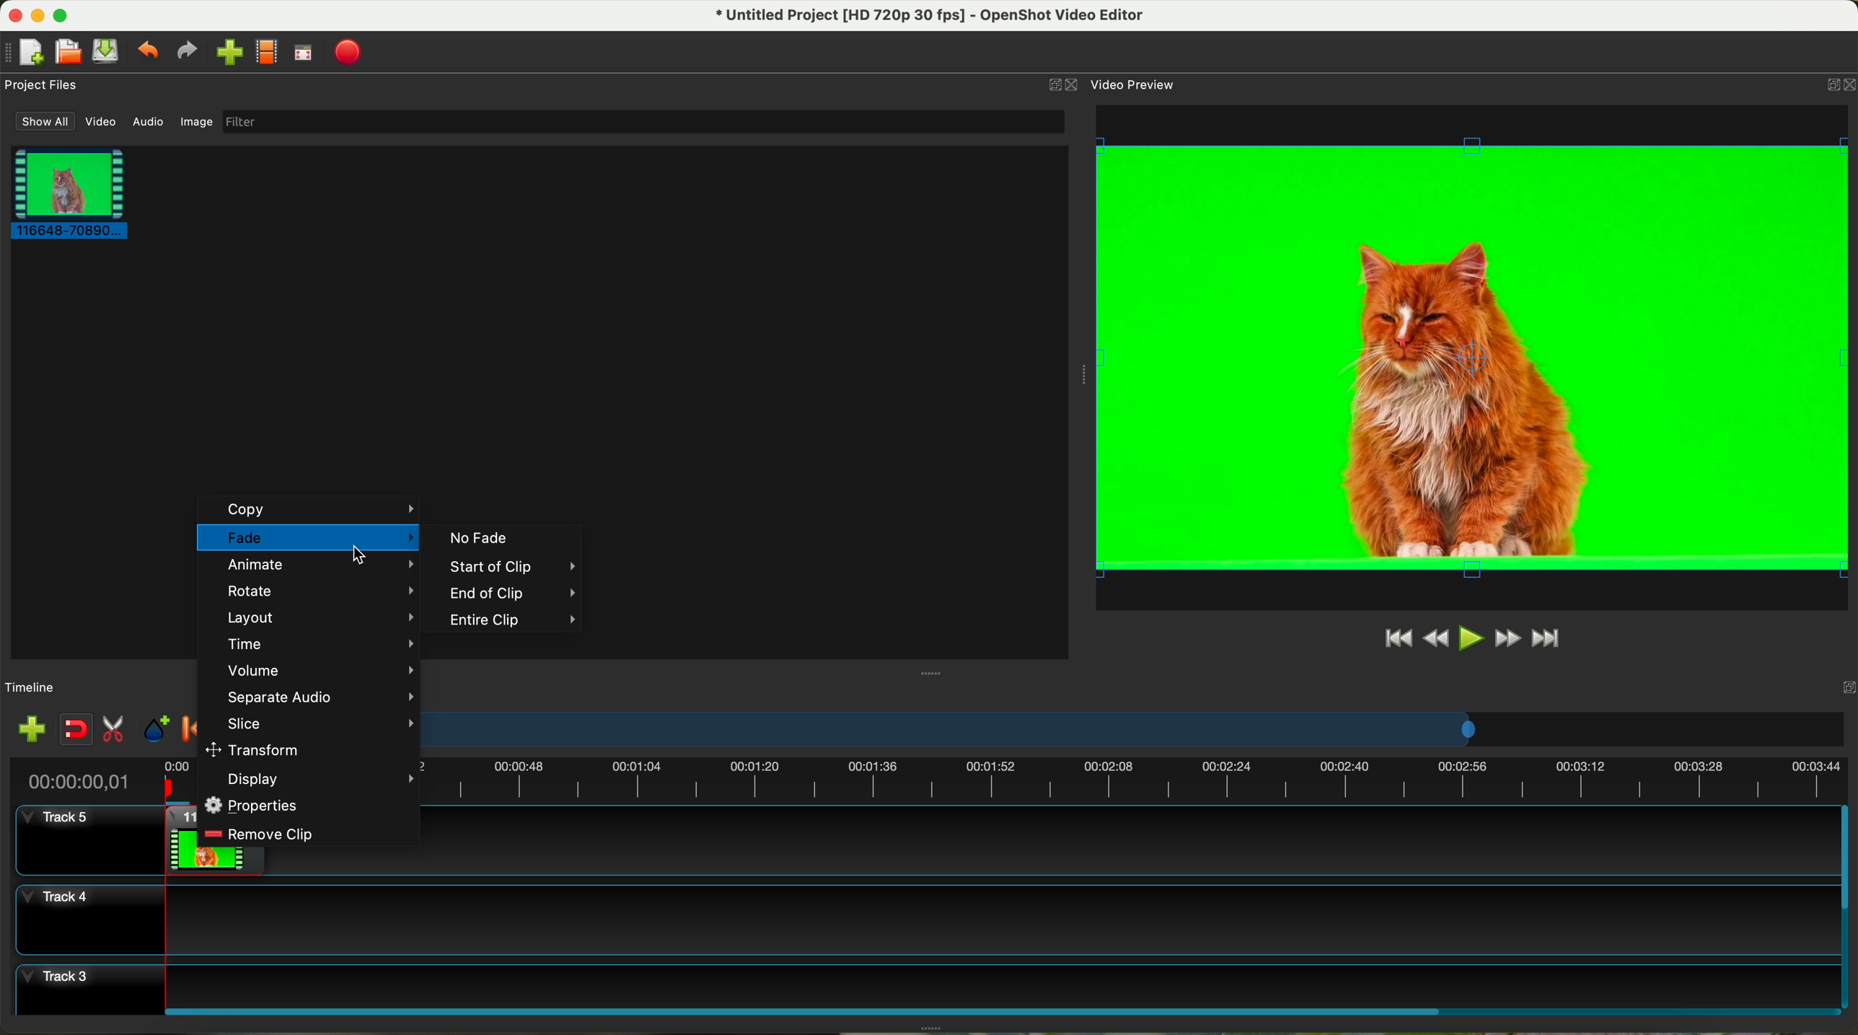  I want to click on add mark, so click(157, 729).